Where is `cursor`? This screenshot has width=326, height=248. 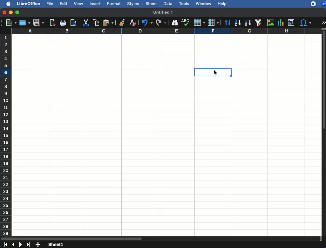
cursor is located at coordinates (217, 73).